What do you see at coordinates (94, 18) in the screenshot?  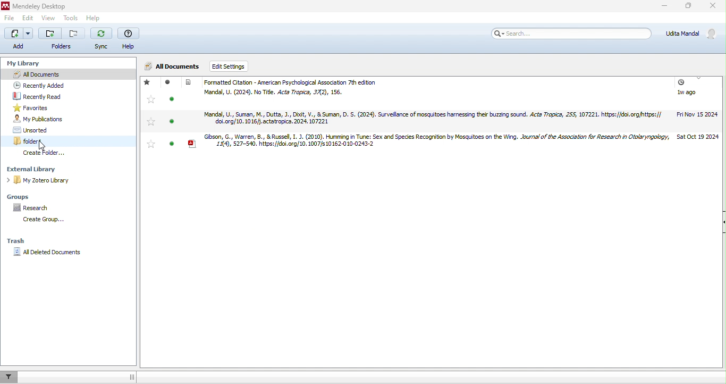 I see `help` at bounding box center [94, 18].